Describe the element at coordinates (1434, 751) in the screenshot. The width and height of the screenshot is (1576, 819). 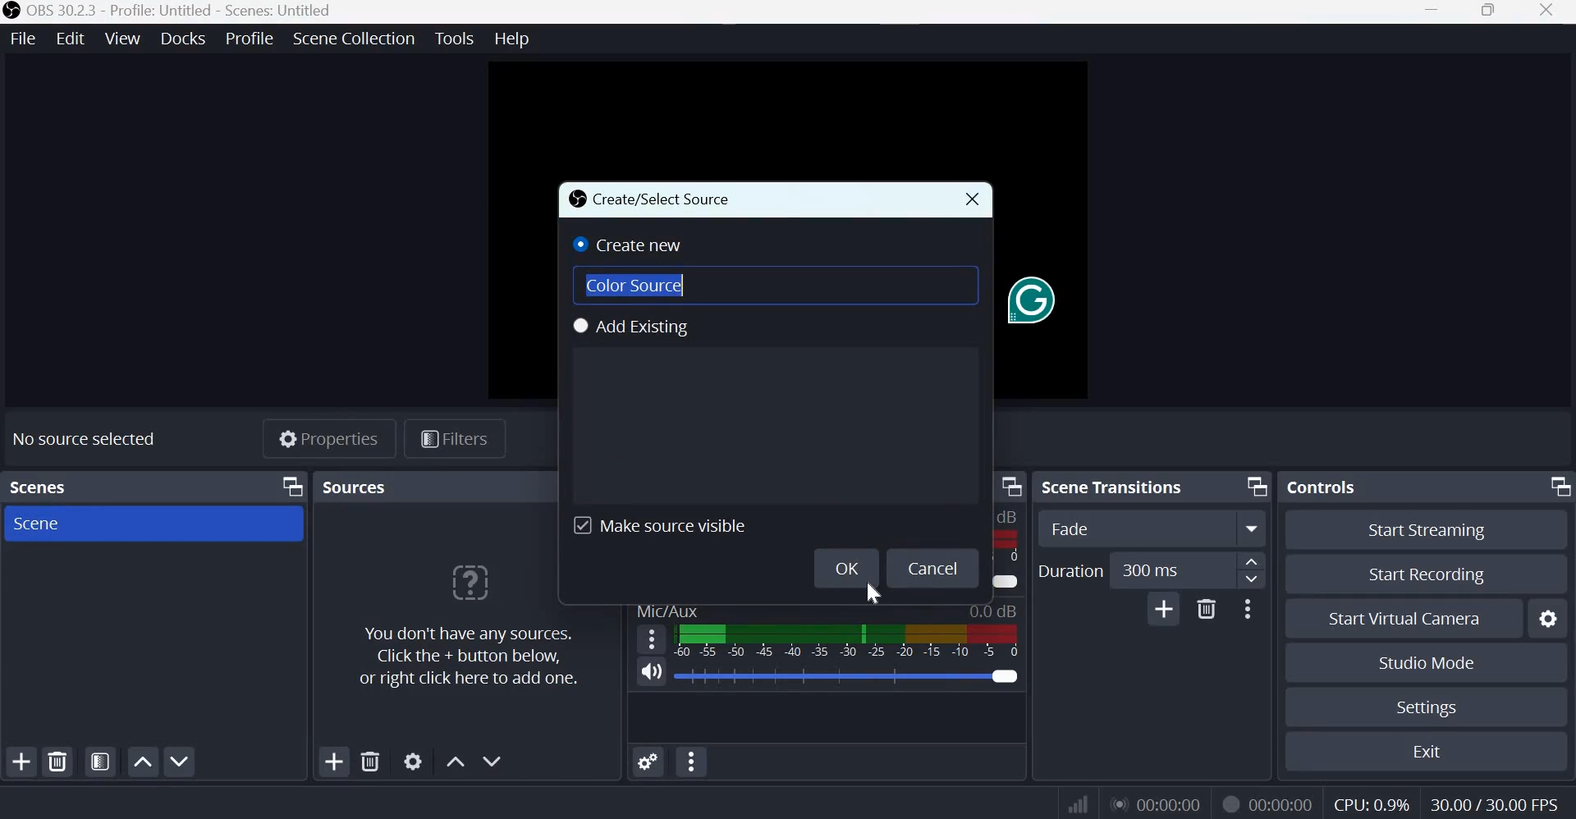
I see `Exit` at that location.